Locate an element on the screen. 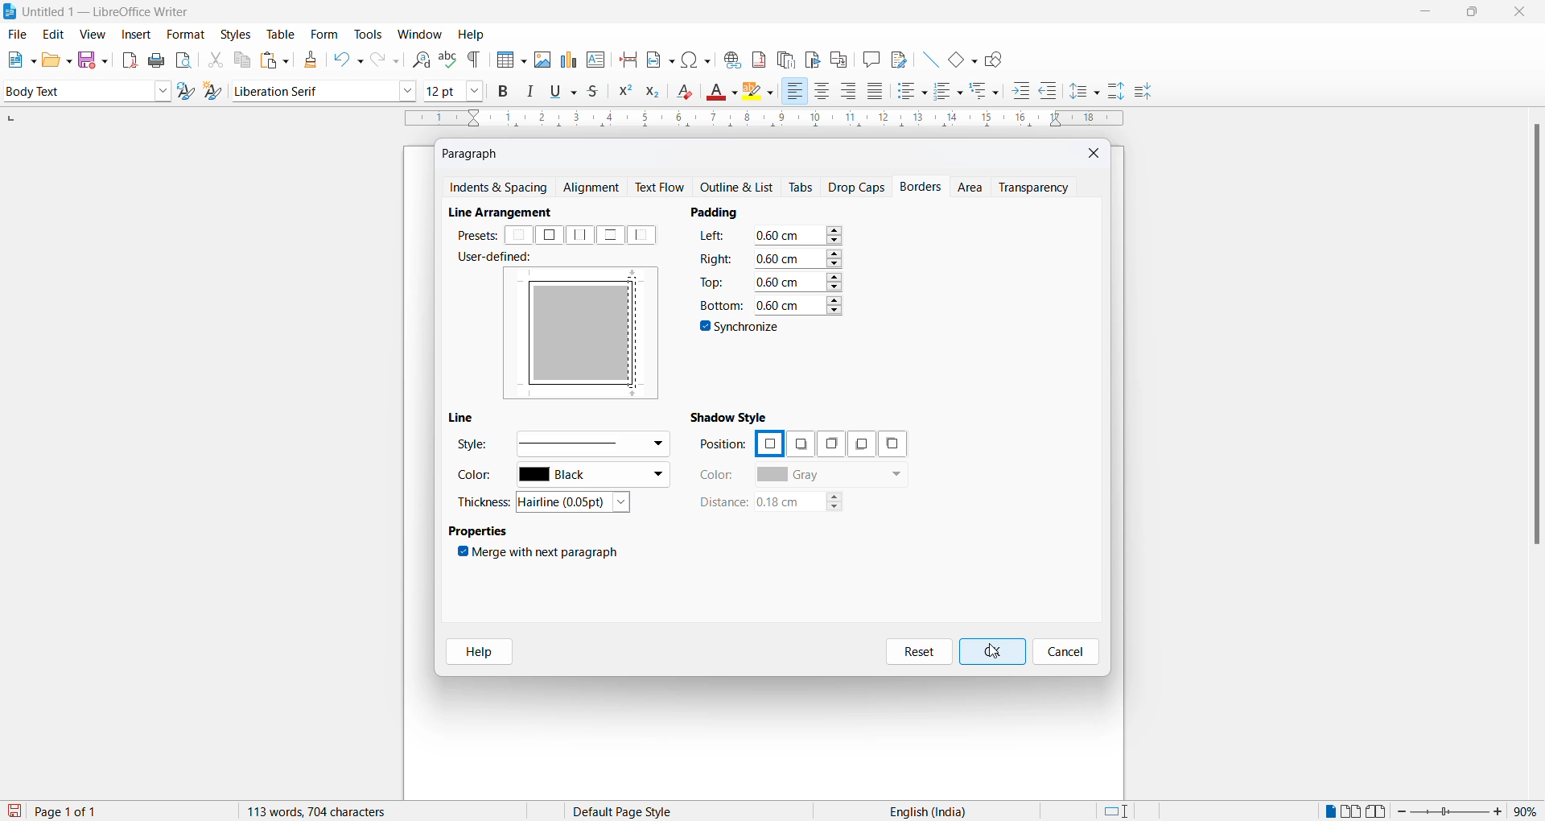 The height and width of the screenshot is (821, 1545). right is located at coordinates (716, 258).